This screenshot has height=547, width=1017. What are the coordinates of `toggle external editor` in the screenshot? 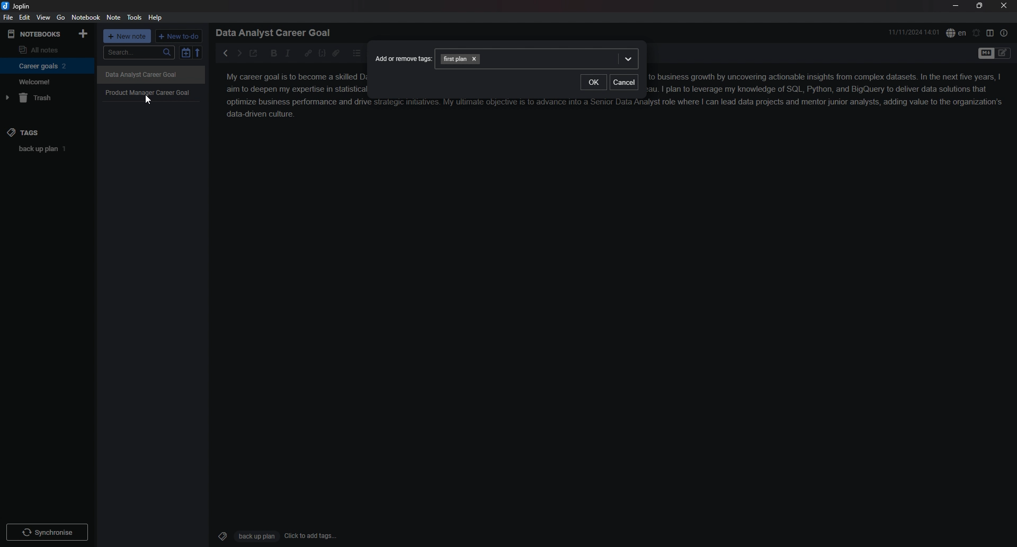 It's located at (254, 53).